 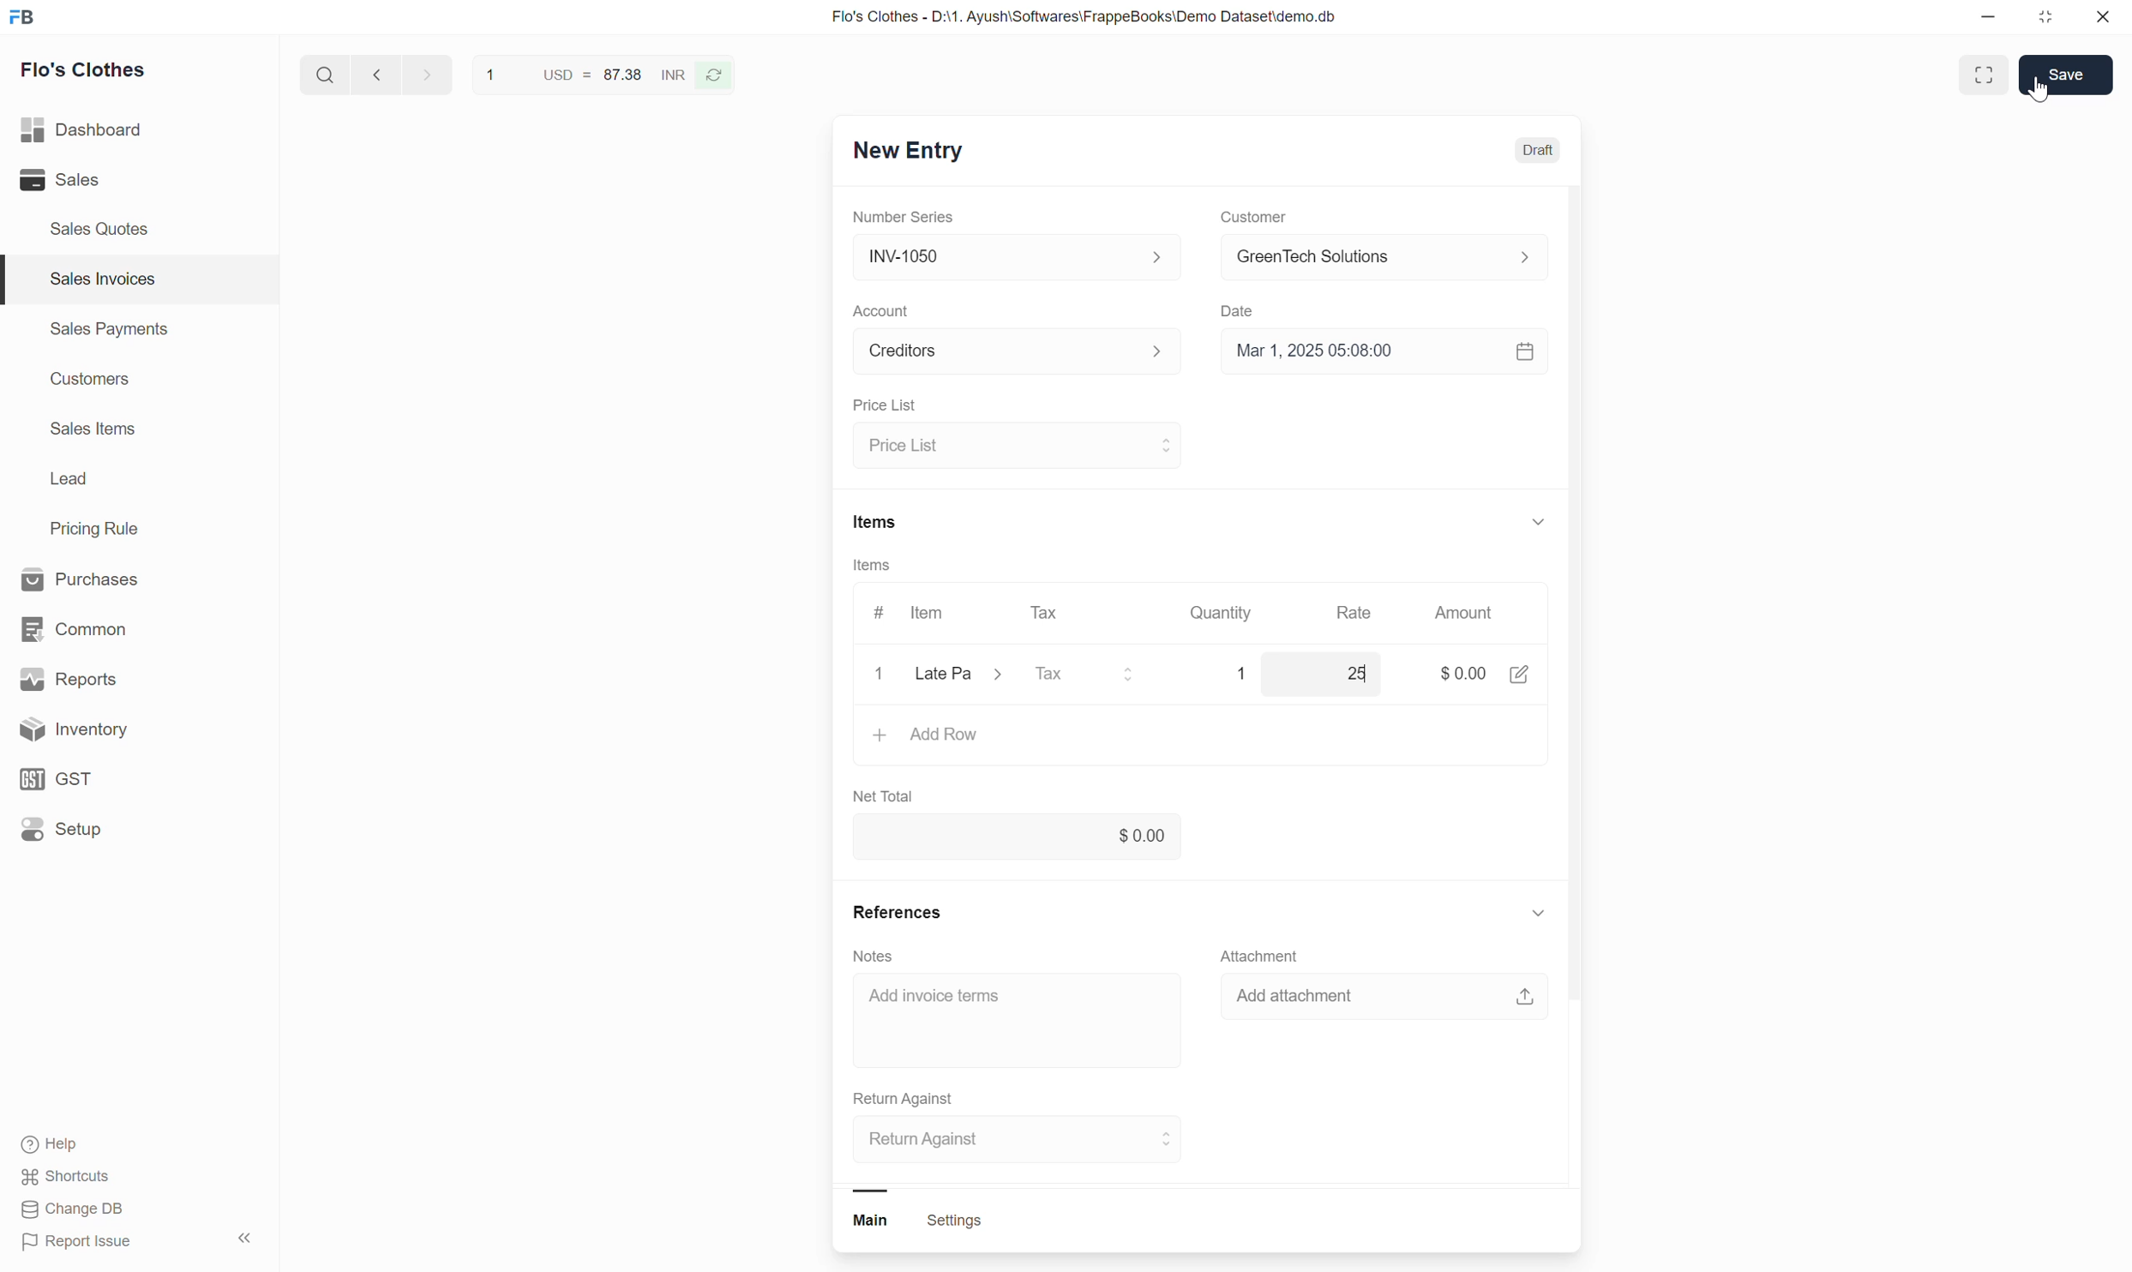 I want to click on Number Series, so click(x=905, y=219).